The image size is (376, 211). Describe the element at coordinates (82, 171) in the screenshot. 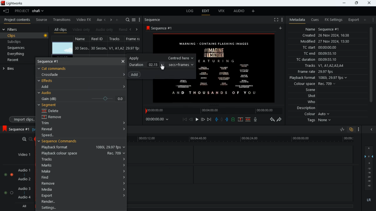

I see `make` at that location.